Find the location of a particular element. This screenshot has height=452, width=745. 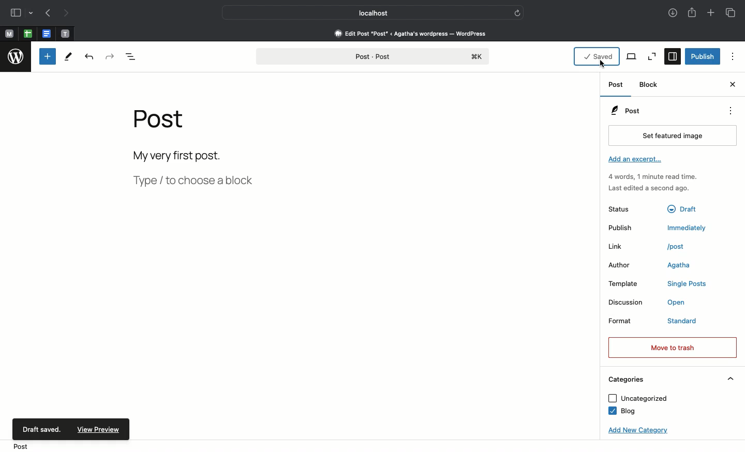

Post is located at coordinates (615, 86).